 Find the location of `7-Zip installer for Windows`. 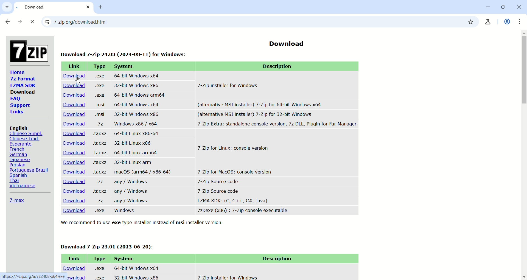

7-Zip installer for Windows is located at coordinates (231, 85).